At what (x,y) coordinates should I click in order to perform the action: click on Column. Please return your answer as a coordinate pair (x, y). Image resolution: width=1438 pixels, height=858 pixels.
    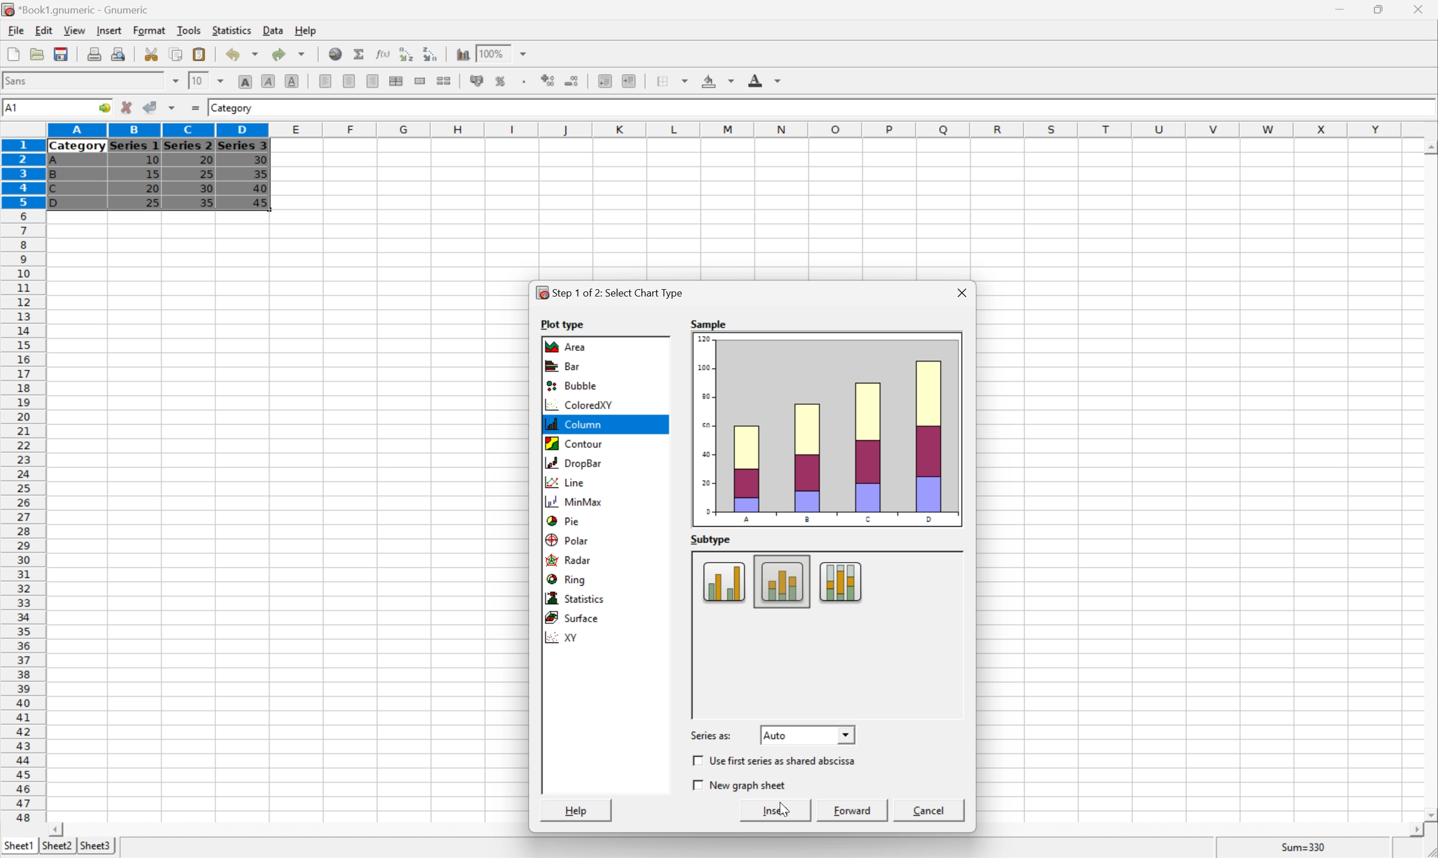
    Looking at the image, I should click on (575, 424).